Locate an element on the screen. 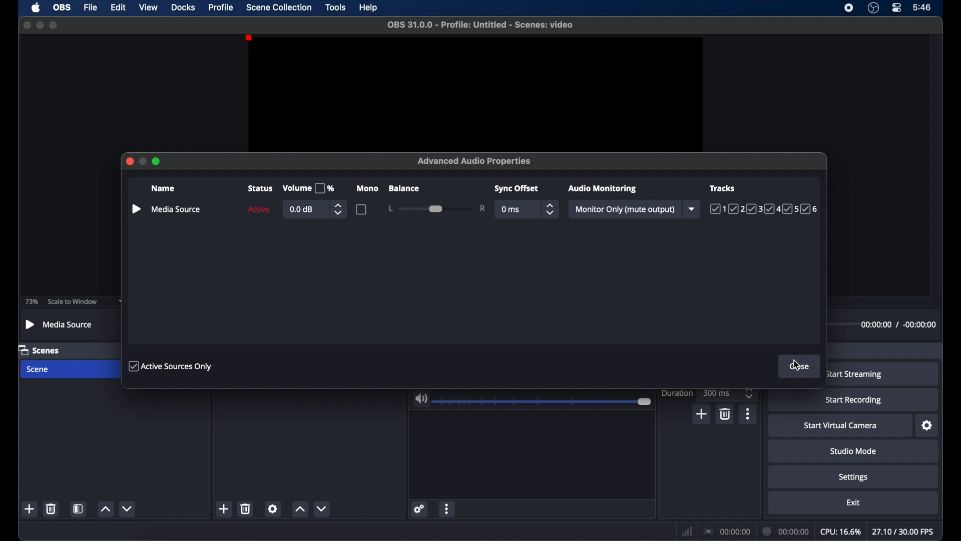 The height and width of the screenshot is (541, 961). 0 ms is located at coordinates (511, 210).